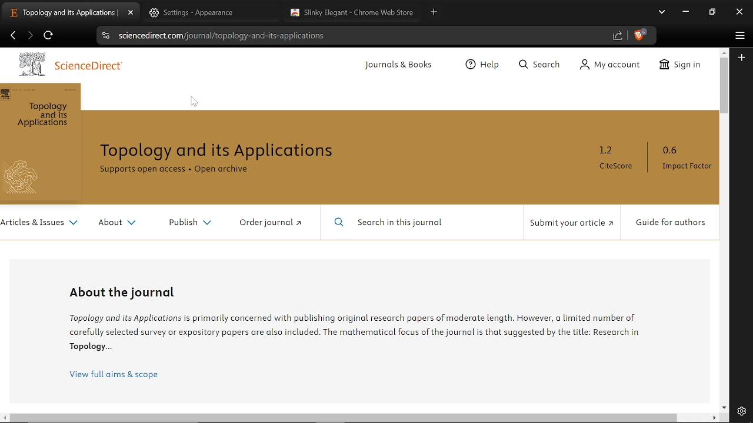 The image size is (753, 423). What do you see at coordinates (13, 36) in the screenshot?
I see `Previous page` at bounding box center [13, 36].